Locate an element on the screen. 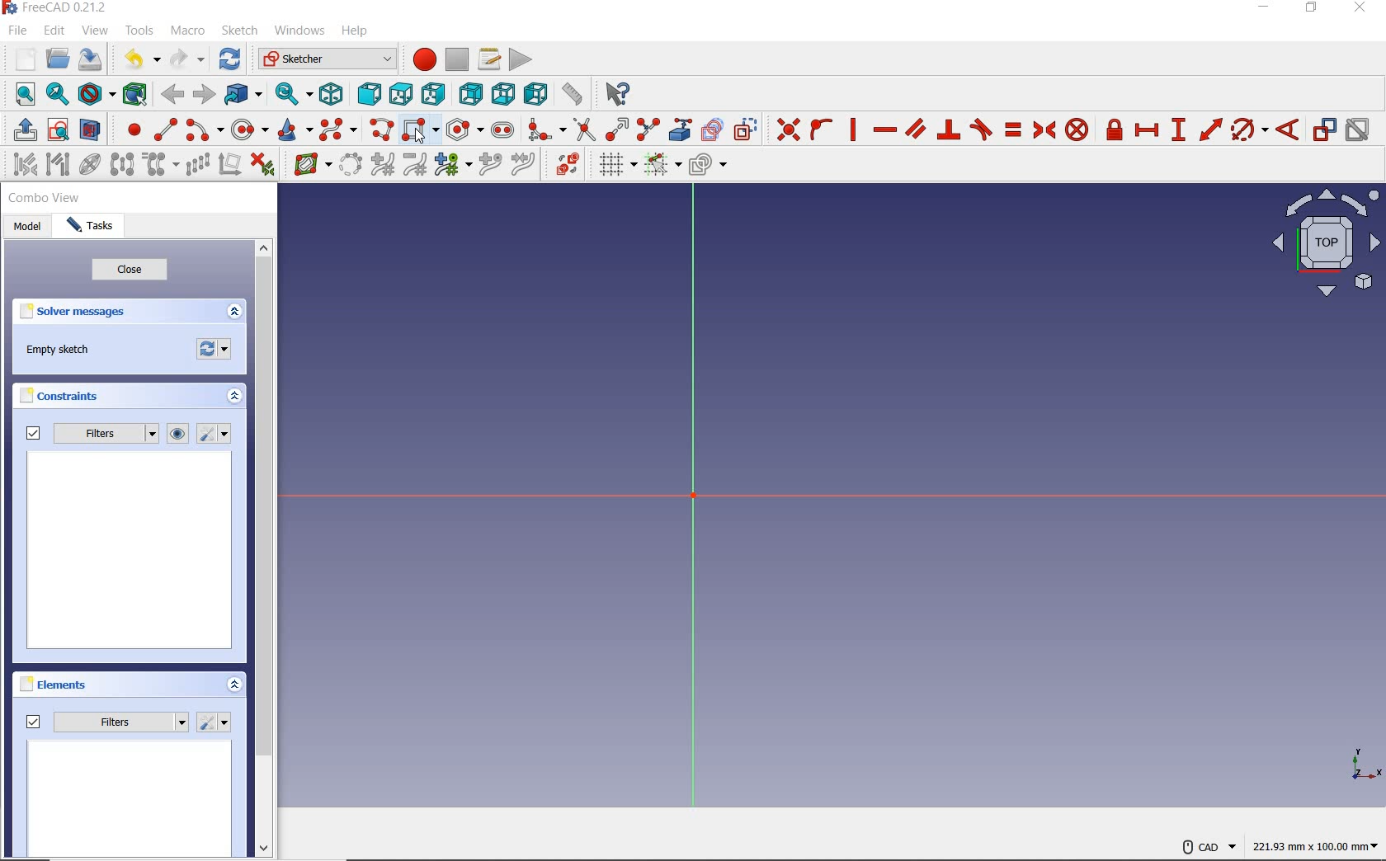 Image resolution: width=1386 pixels, height=861 pixels. back is located at coordinates (174, 95).